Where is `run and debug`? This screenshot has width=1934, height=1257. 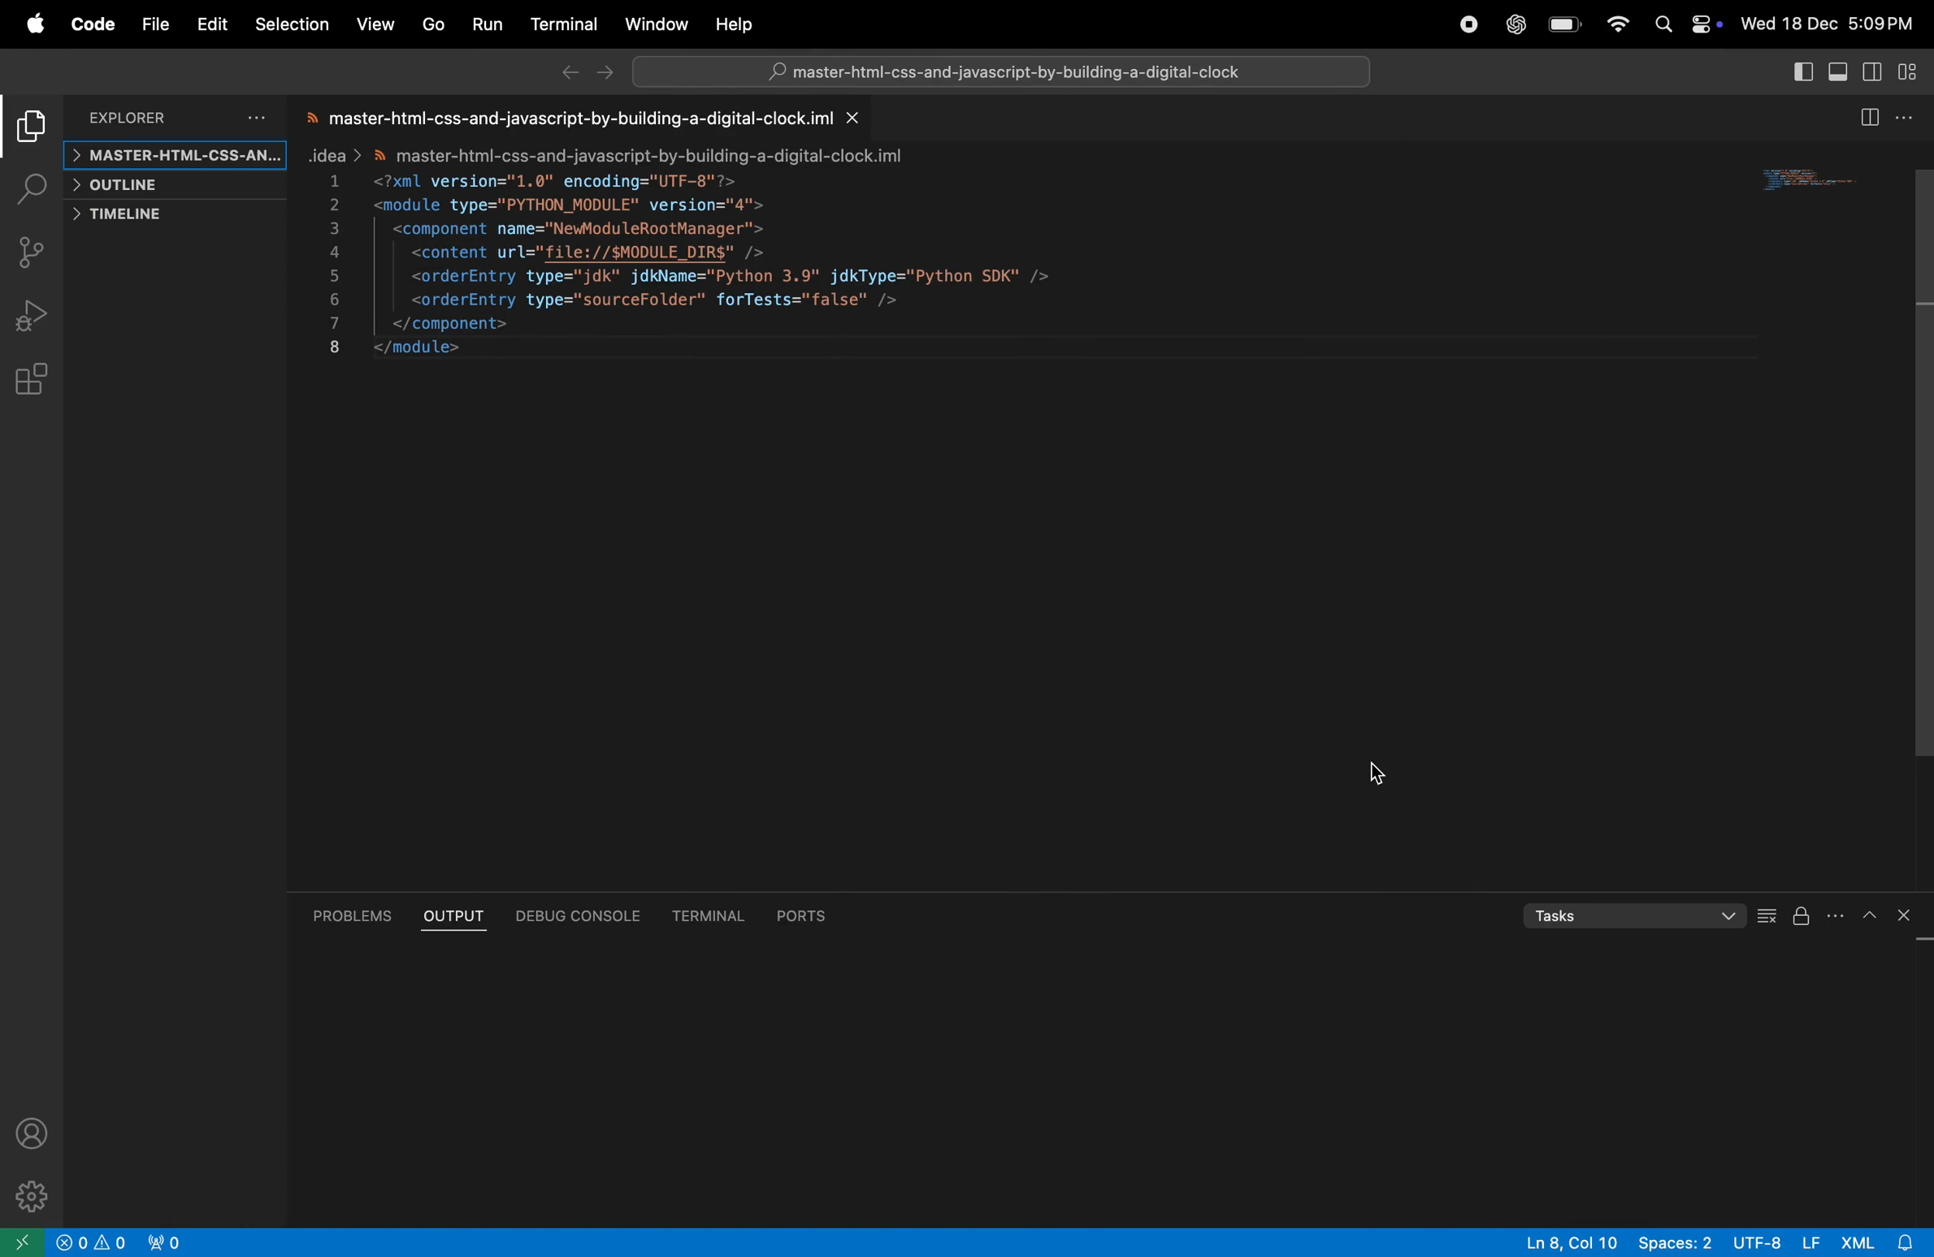
run and debug is located at coordinates (33, 315).